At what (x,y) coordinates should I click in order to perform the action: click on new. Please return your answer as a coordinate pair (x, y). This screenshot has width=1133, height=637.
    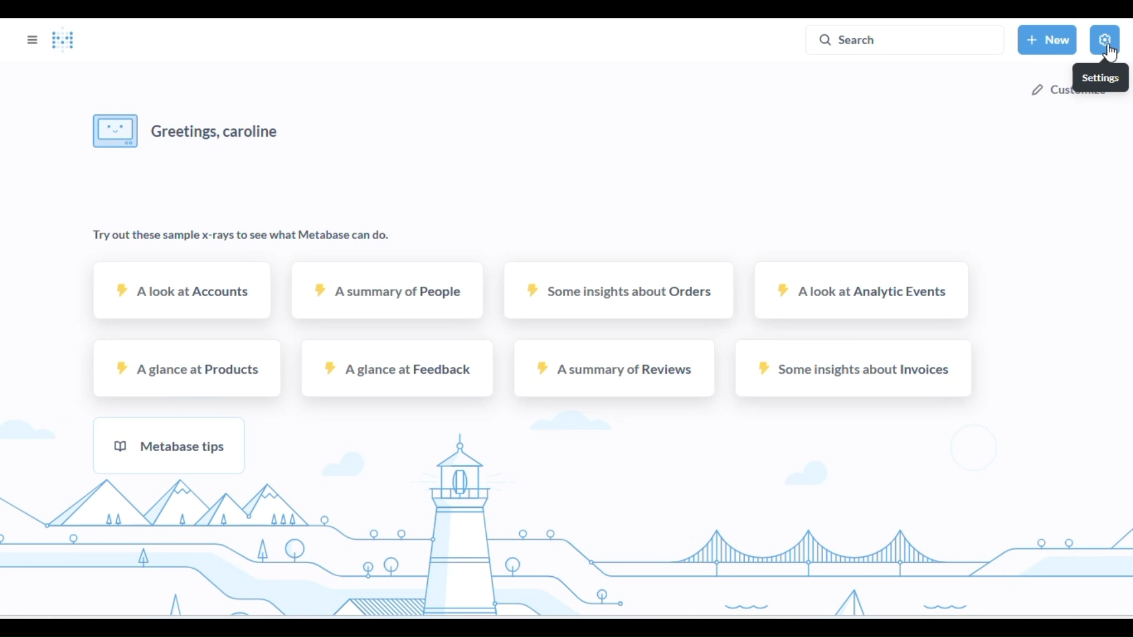
    Looking at the image, I should click on (1048, 39).